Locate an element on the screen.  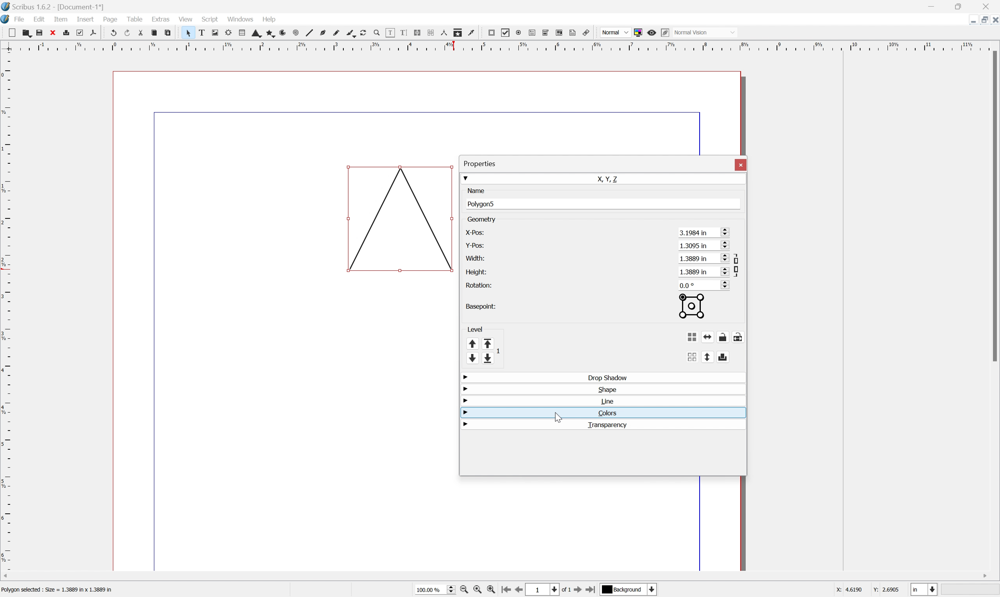
Edit text with story editor is located at coordinates (401, 33).